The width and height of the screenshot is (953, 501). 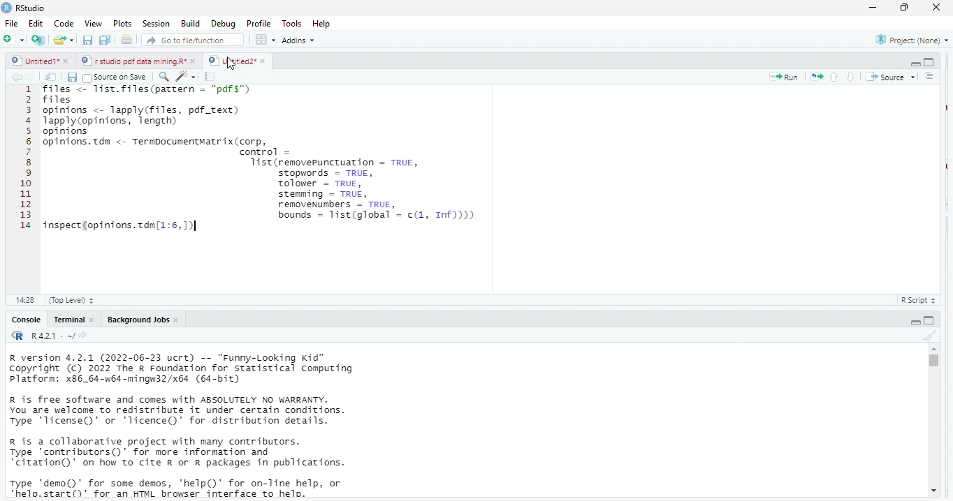 I want to click on profile, so click(x=259, y=22).